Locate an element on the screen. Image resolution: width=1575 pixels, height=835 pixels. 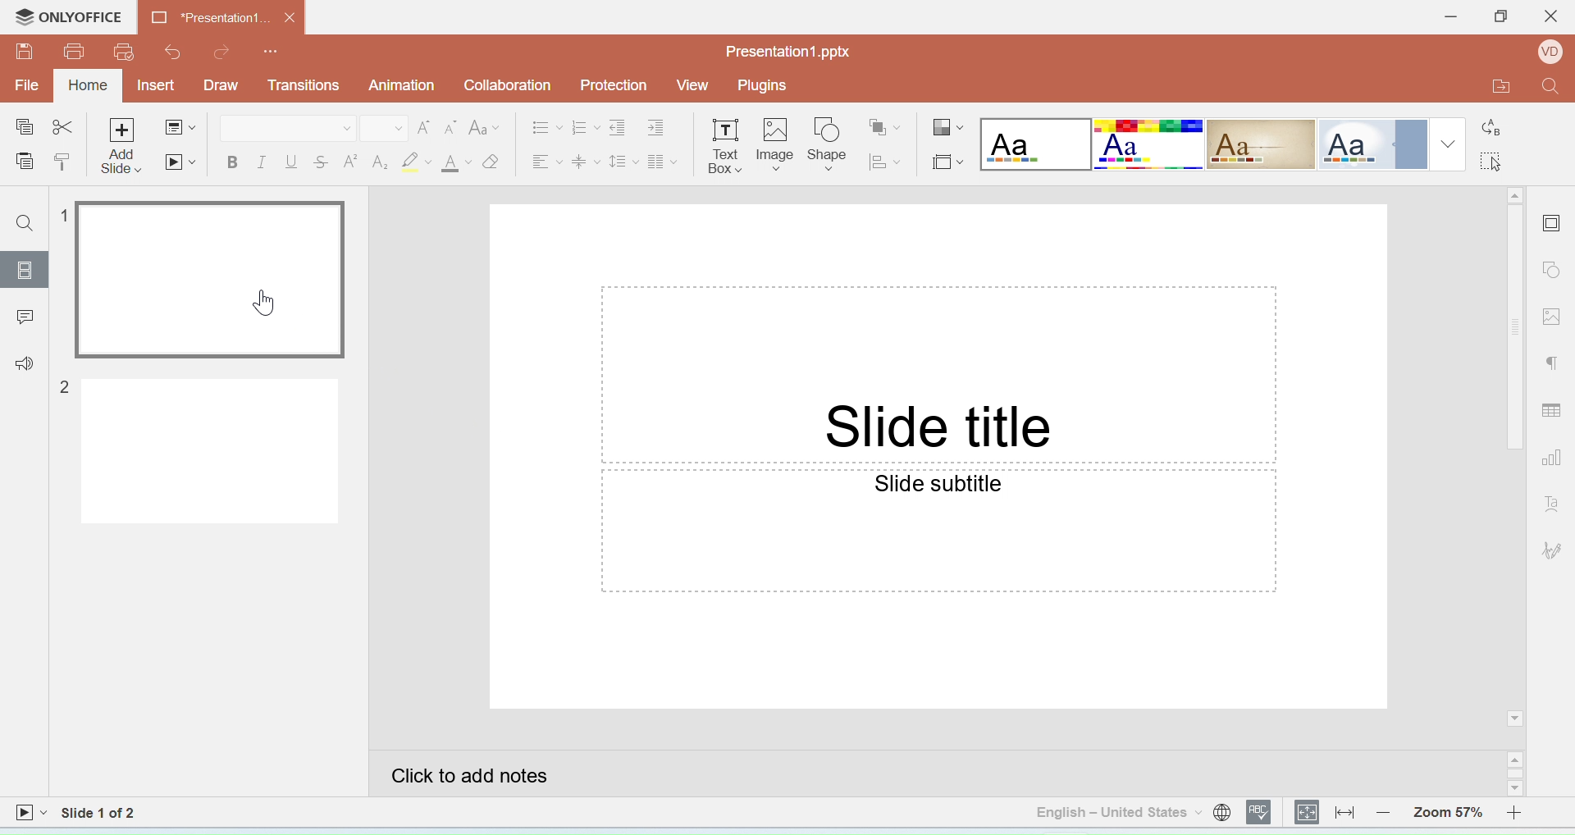
Font is located at coordinates (287, 128).